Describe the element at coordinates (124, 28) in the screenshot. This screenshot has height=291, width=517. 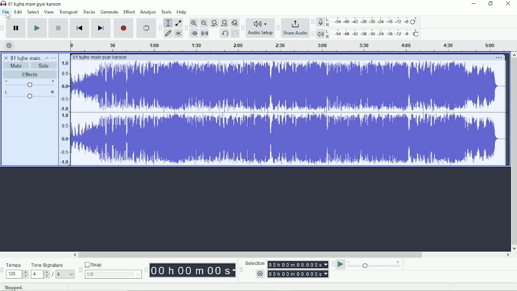
I see `Record` at that location.